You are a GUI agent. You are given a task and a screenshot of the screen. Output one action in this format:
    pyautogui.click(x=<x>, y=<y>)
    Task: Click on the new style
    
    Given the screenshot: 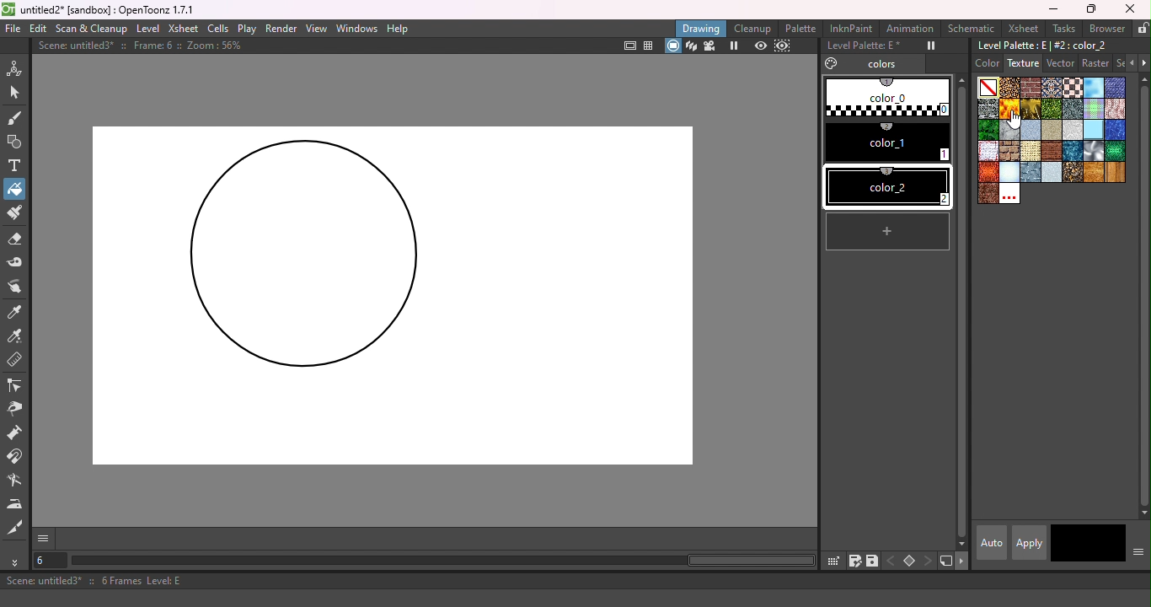 What is the action you would take?
    pyautogui.click(x=888, y=231)
    